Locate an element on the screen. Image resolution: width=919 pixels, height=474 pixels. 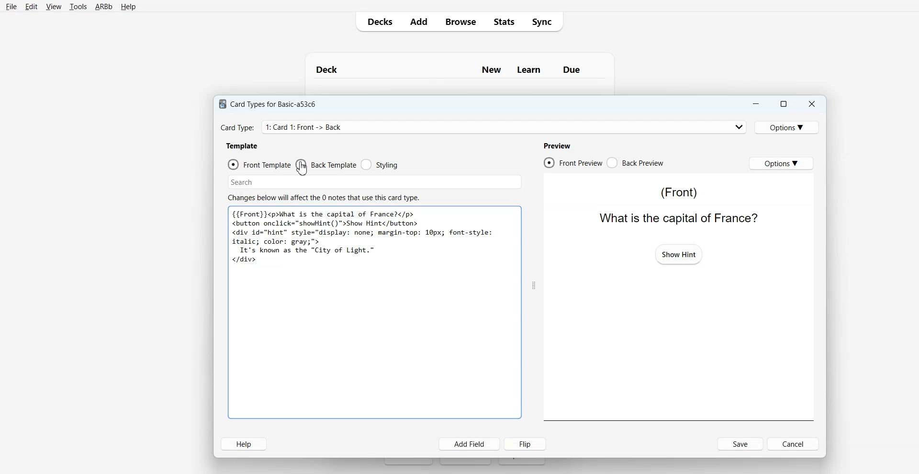
Card Type: 1: Card 1: Front -> Back is located at coordinates (307, 127).